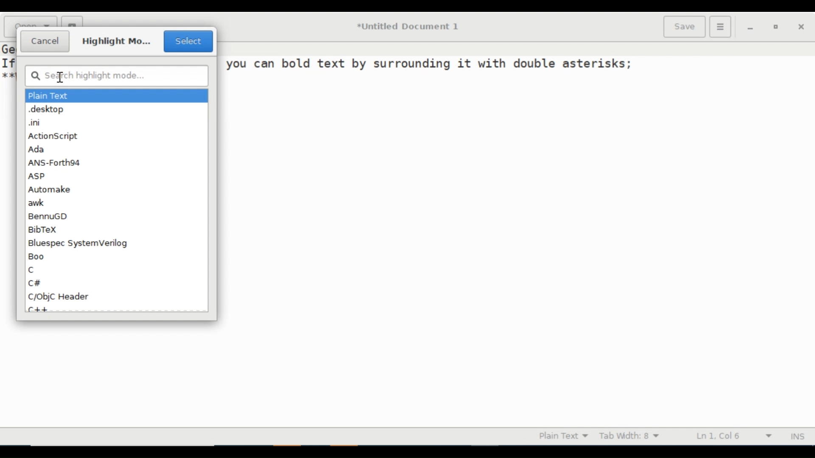 The width and height of the screenshot is (815, 458). I want to click on ASP, so click(37, 176).